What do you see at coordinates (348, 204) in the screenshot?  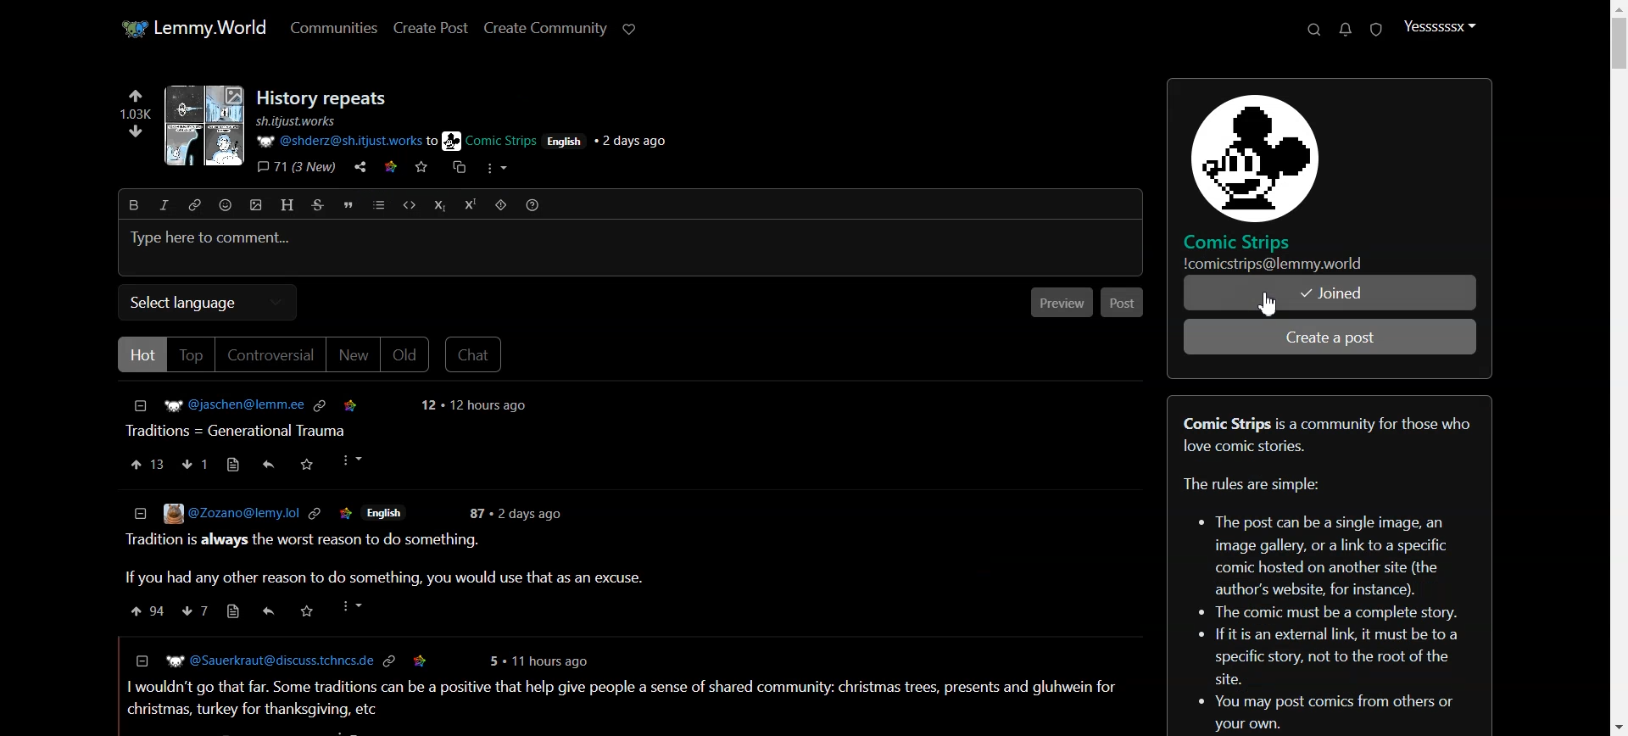 I see `Quote` at bounding box center [348, 204].